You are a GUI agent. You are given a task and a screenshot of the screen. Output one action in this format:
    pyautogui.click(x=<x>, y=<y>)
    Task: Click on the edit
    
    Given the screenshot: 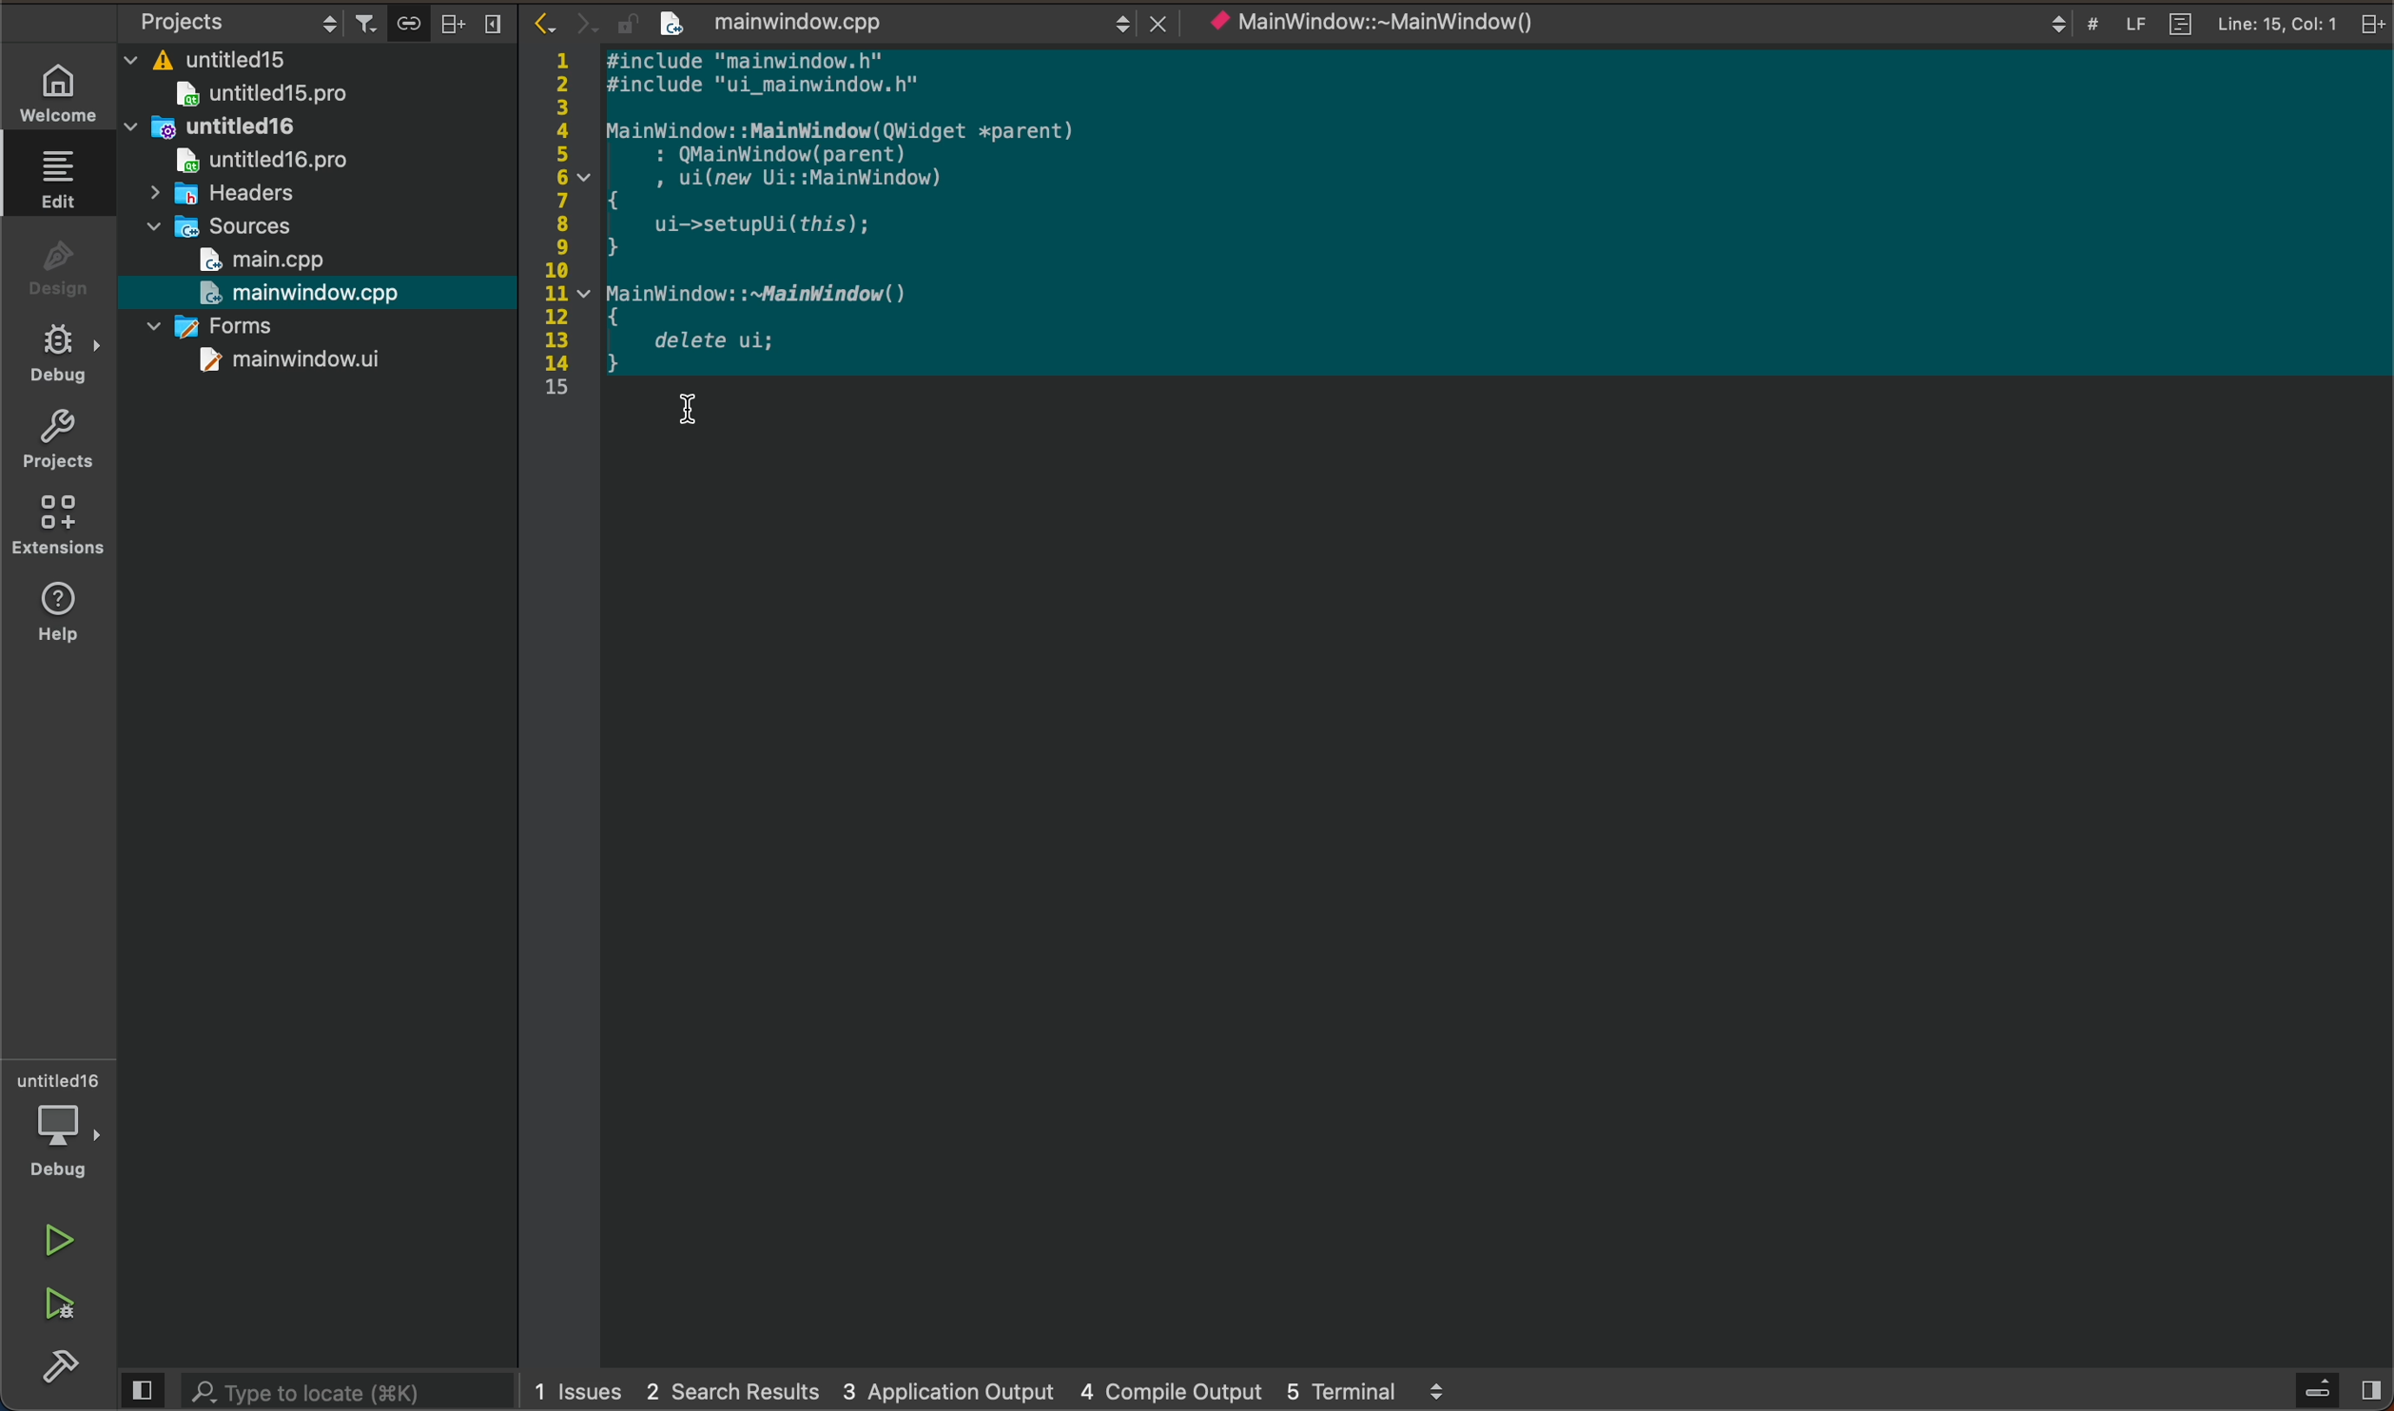 What is the action you would take?
    pyautogui.click(x=58, y=178)
    